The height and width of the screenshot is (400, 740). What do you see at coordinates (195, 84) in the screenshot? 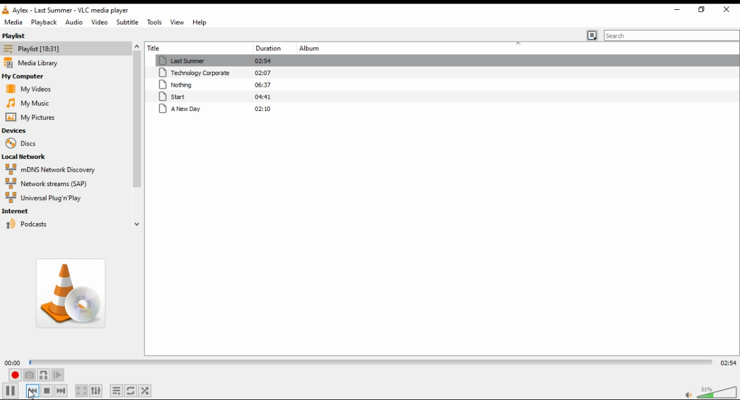
I see `nothing` at bounding box center [195, 84].